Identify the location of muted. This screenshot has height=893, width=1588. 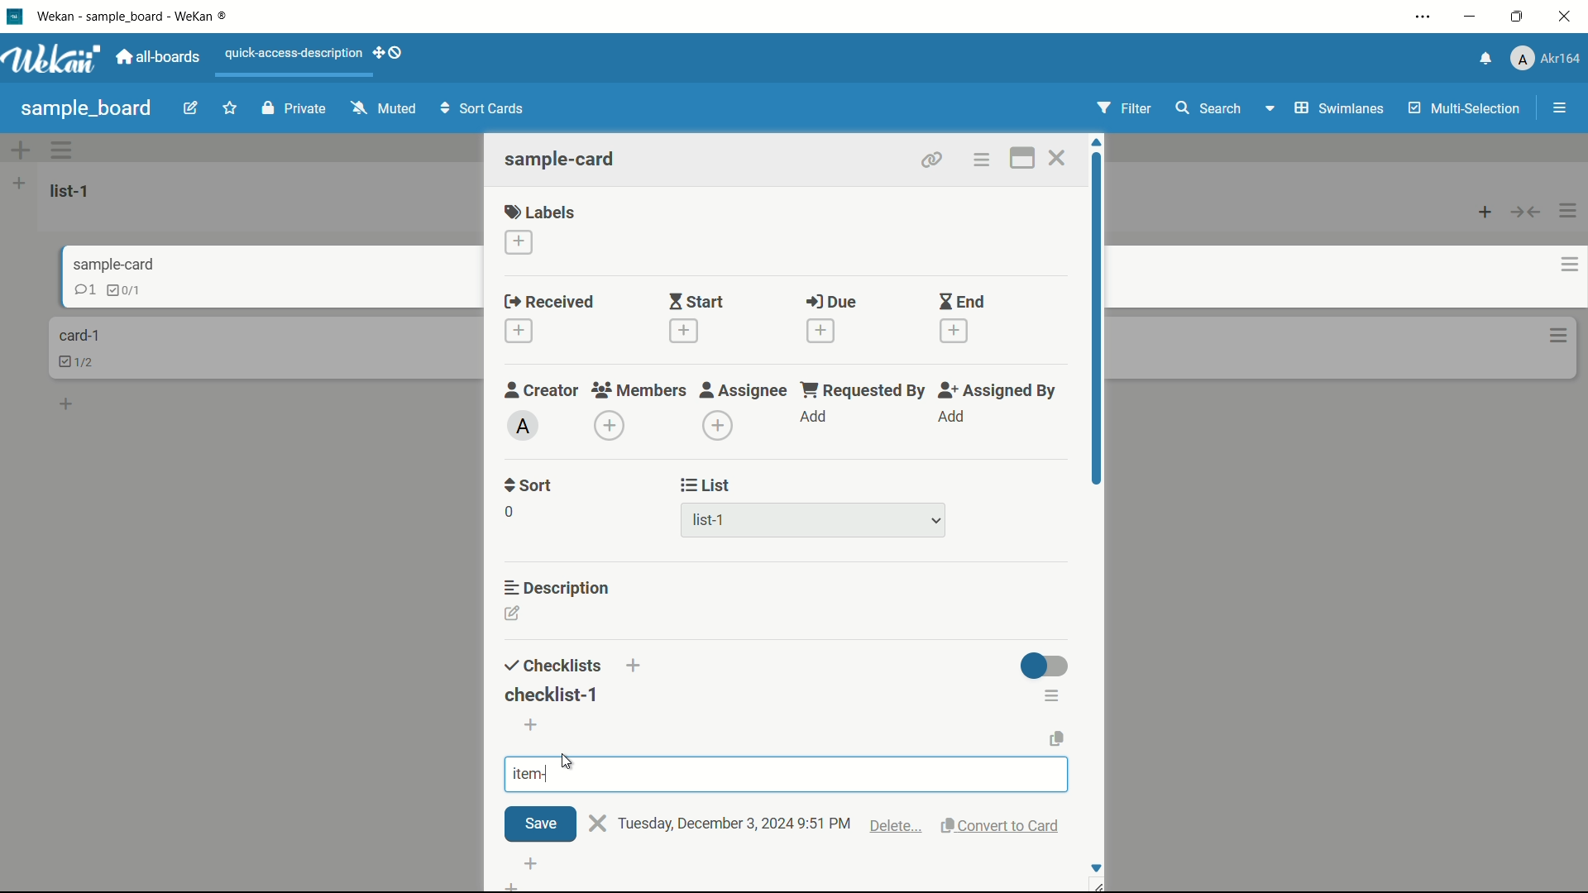
(385, 108).